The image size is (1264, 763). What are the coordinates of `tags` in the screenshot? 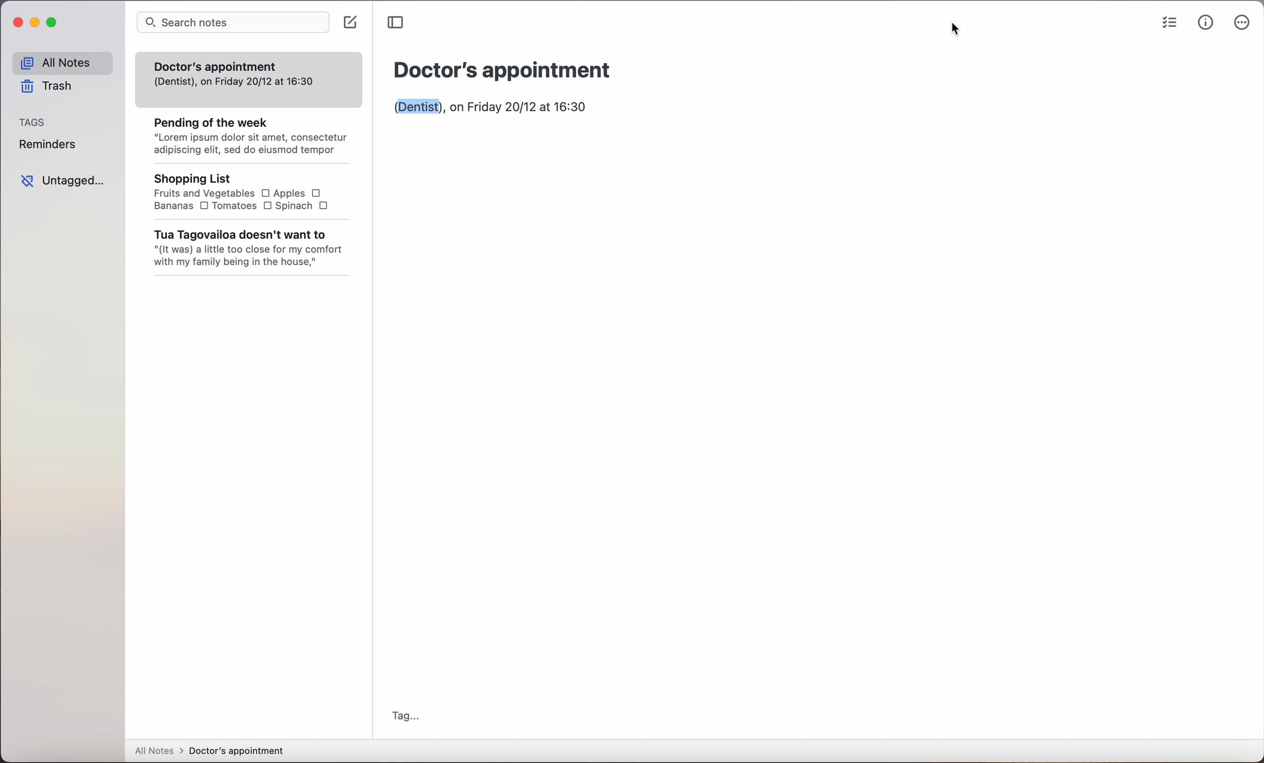 It's located at (31, 123).